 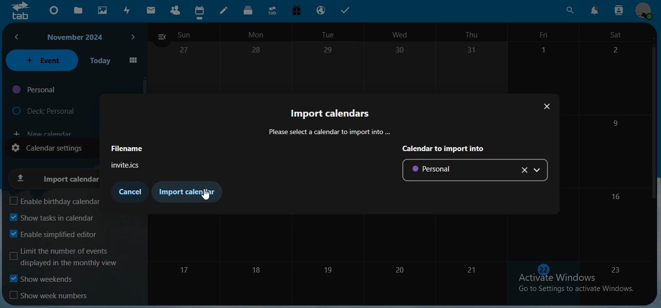 What do you see at coordinates (162, 38) in the screenshot?
I see `close navigation` at bounding box center [162, 38].